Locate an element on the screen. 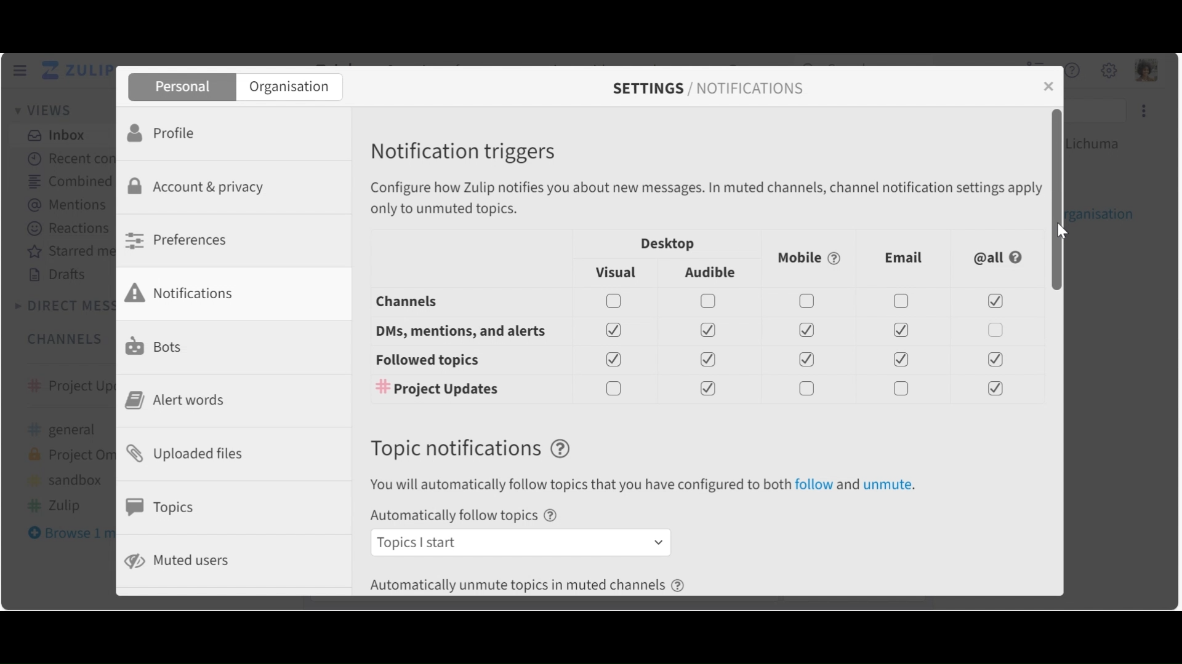 The width and height of the screenshot is (1182, 664). Channel is located at coordinates (695, 302).